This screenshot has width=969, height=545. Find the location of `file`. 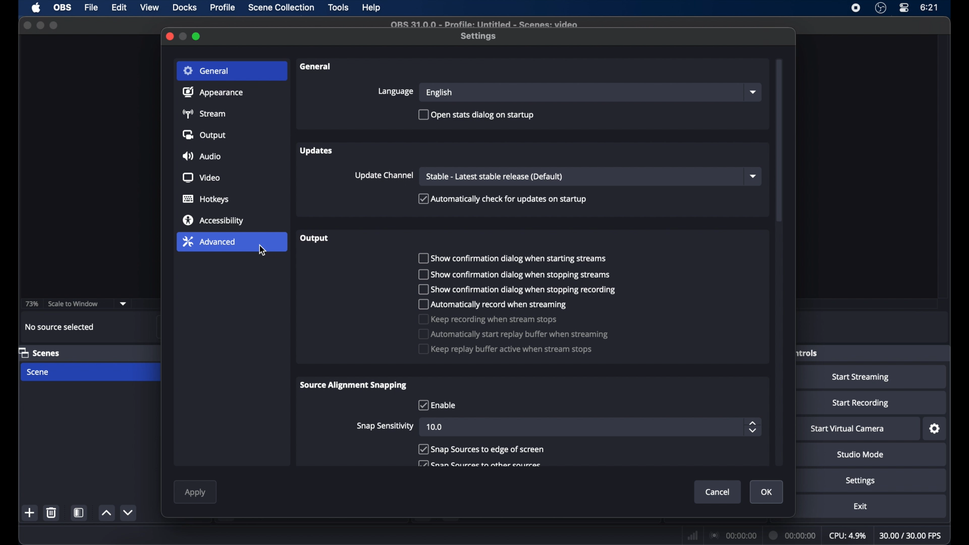

file is located at coordinates (91, 8).